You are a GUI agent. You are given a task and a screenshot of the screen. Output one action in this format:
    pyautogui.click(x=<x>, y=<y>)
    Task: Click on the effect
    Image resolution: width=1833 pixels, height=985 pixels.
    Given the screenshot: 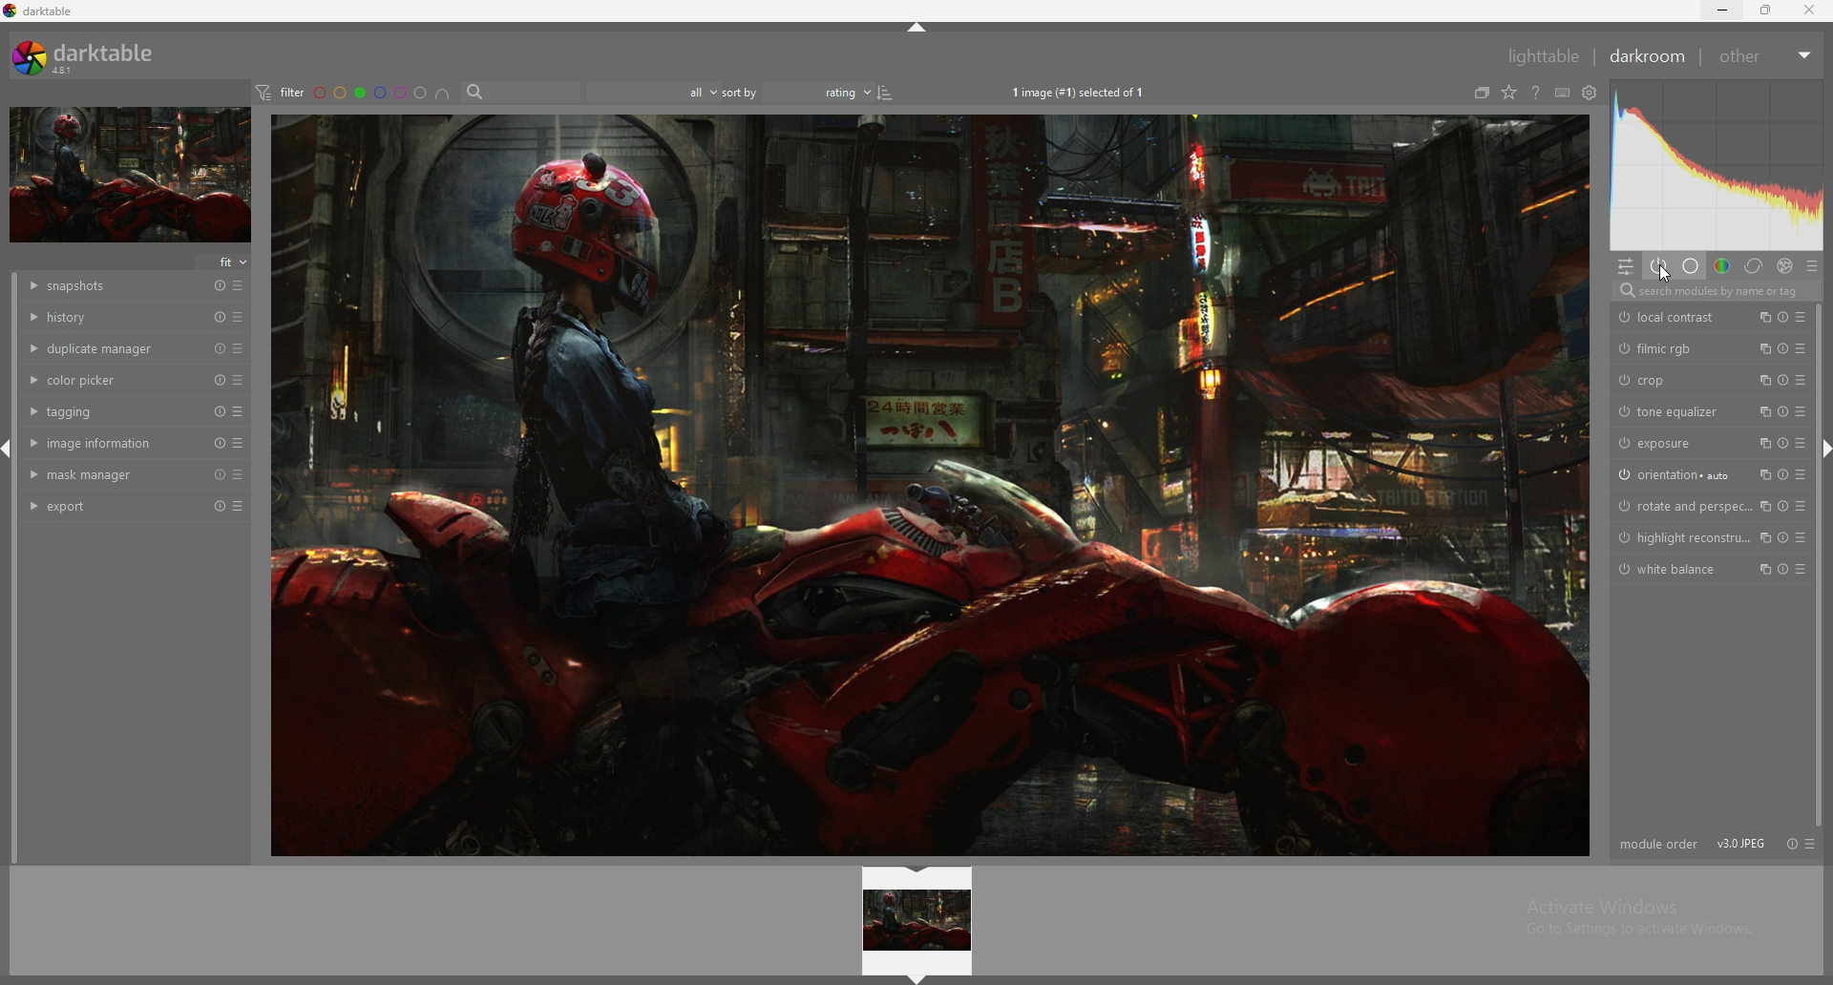 What is the action you would take?
    pyautogui.click(x=1782, y=264)
    